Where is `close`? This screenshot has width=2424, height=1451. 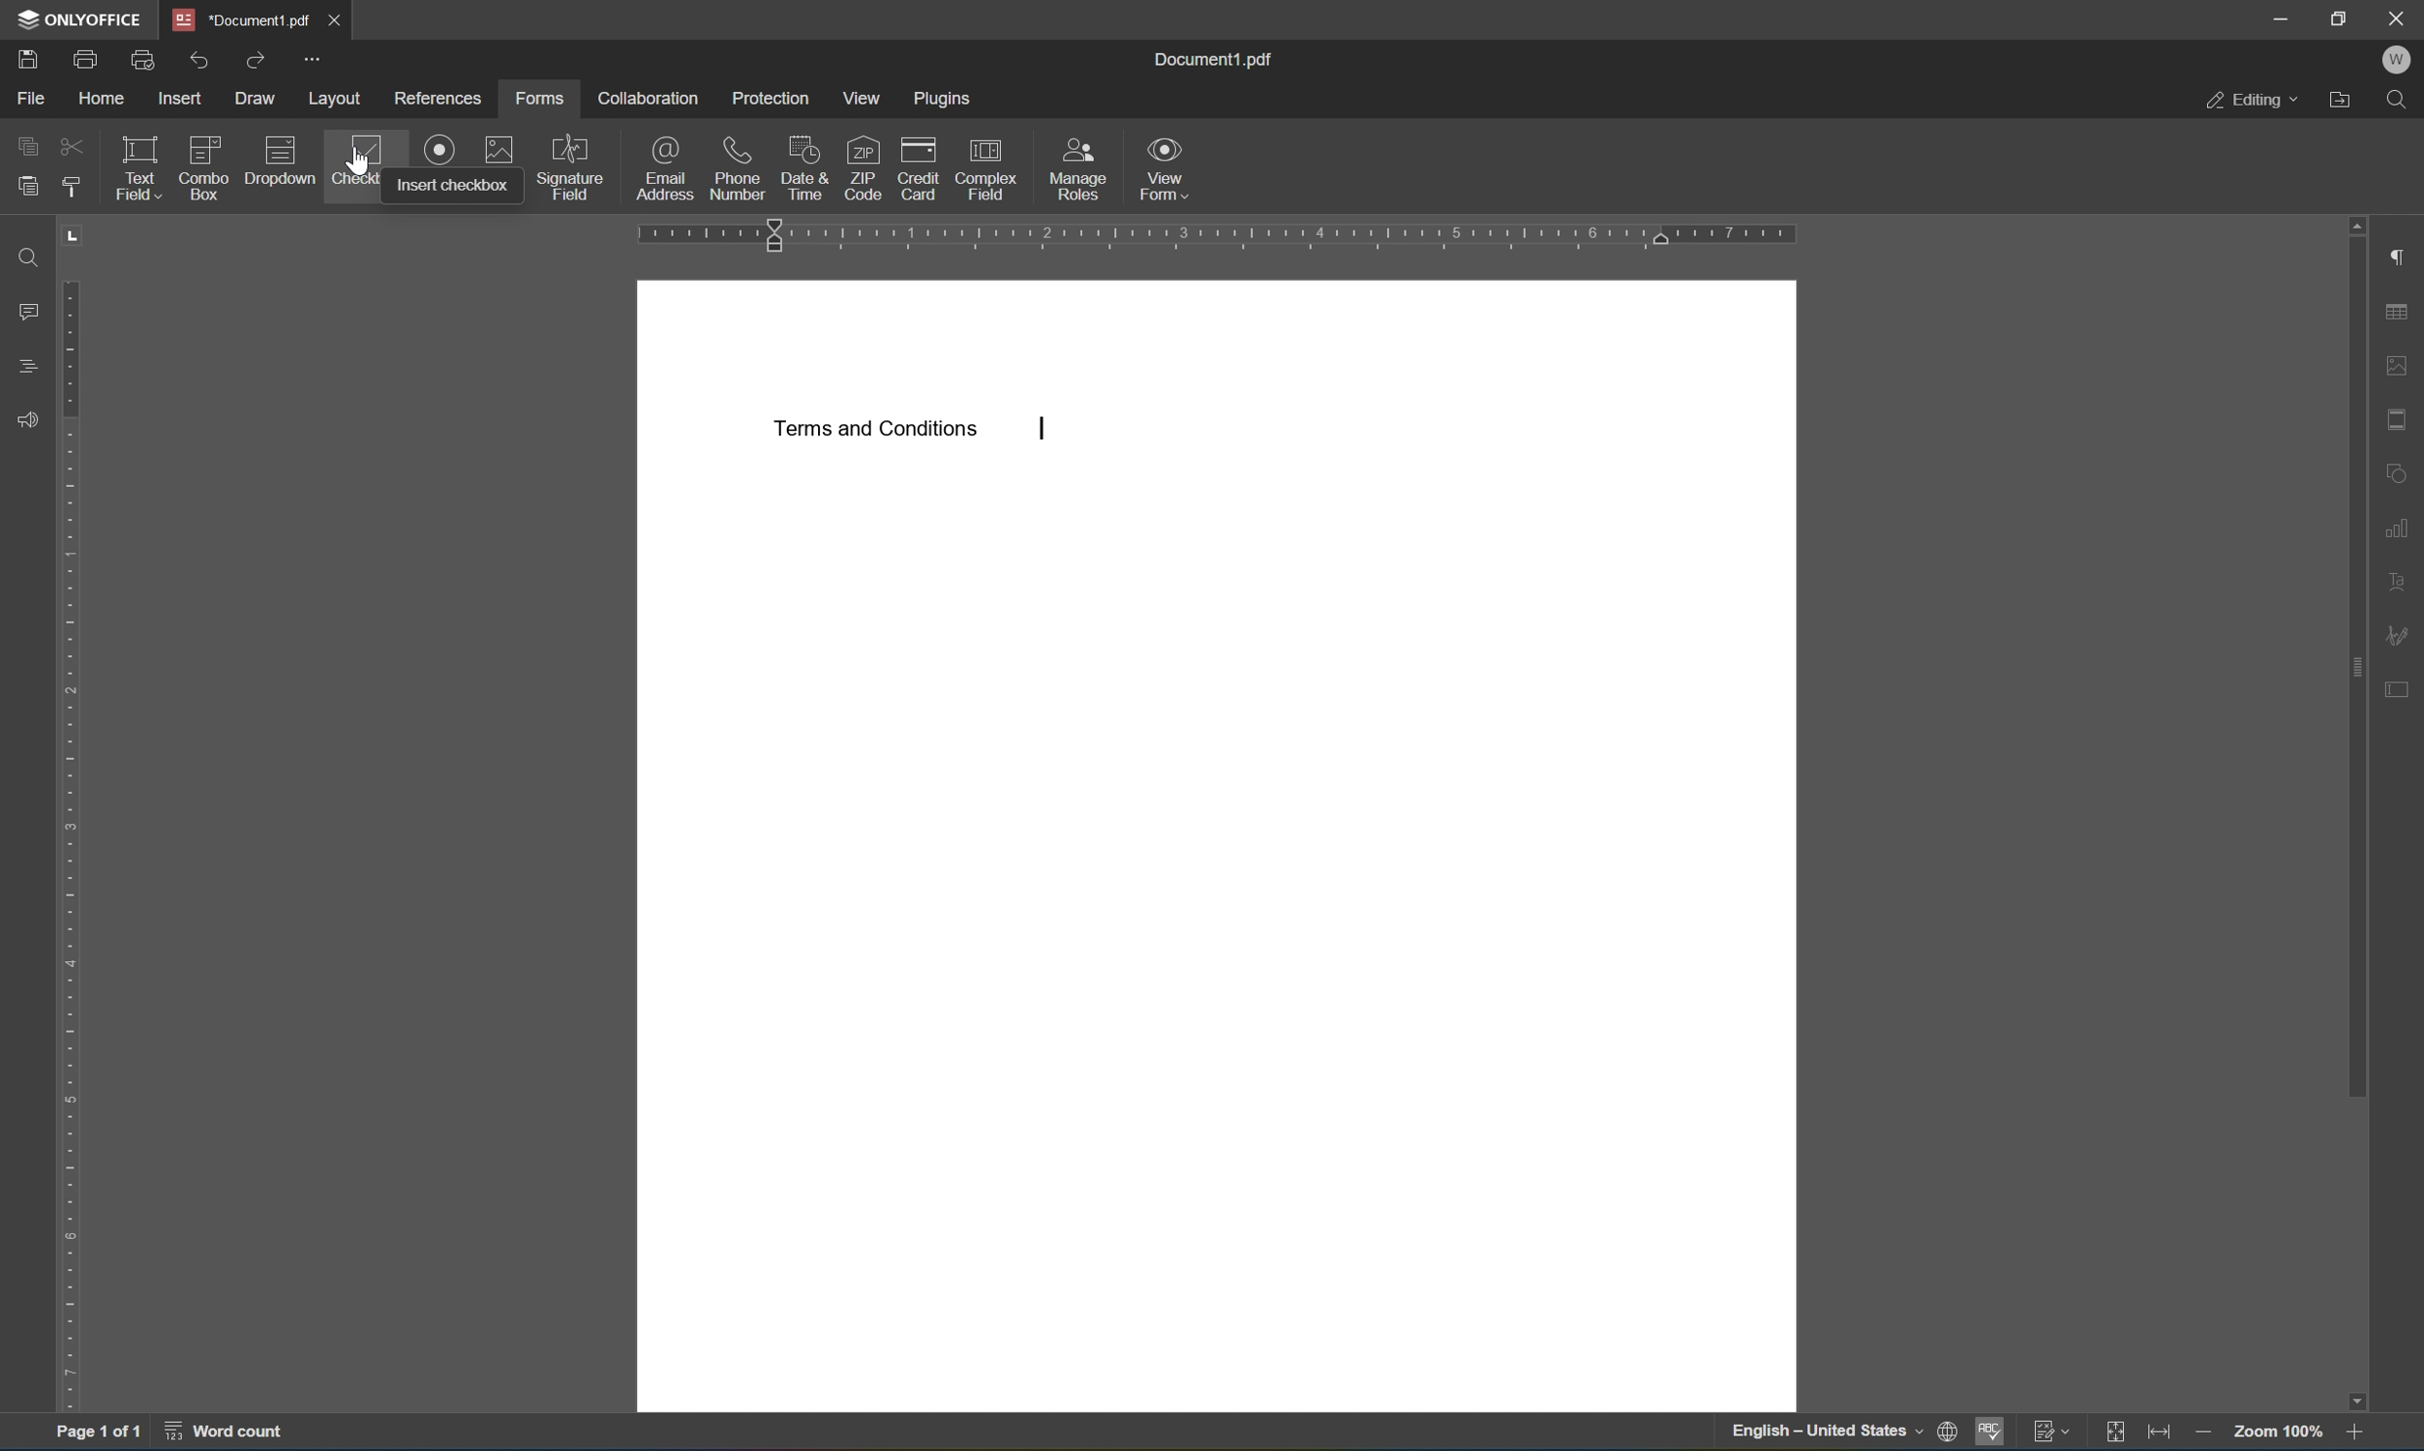 close is located at coordinates (336, 19).